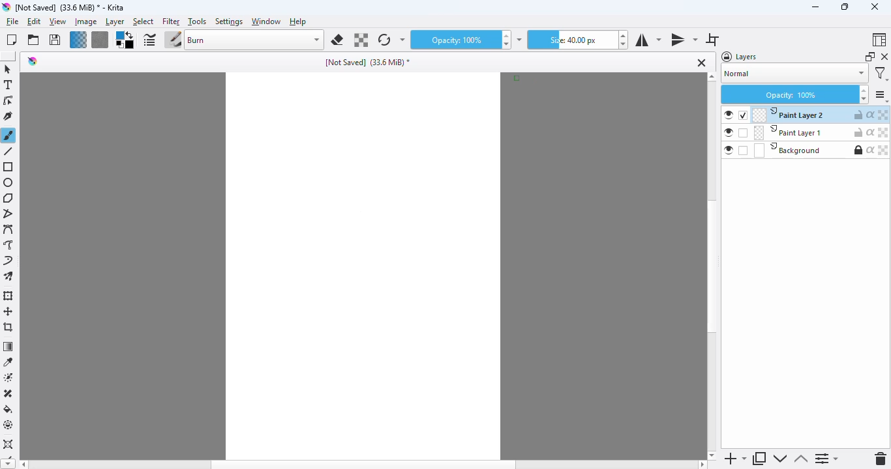 The width and height of the screenshot is (891, 469). What do you see at coordinates (779, 459) in the screenshot?
I see `move layer or mask down` at bounding box center [779, 459].